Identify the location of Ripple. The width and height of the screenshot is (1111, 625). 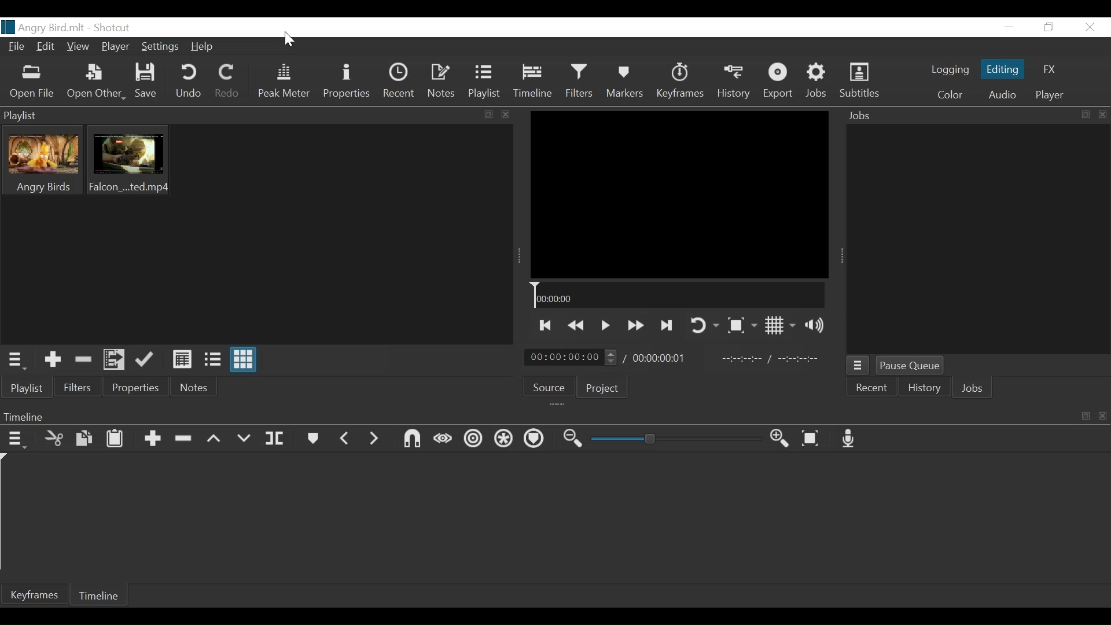
(474, 439).